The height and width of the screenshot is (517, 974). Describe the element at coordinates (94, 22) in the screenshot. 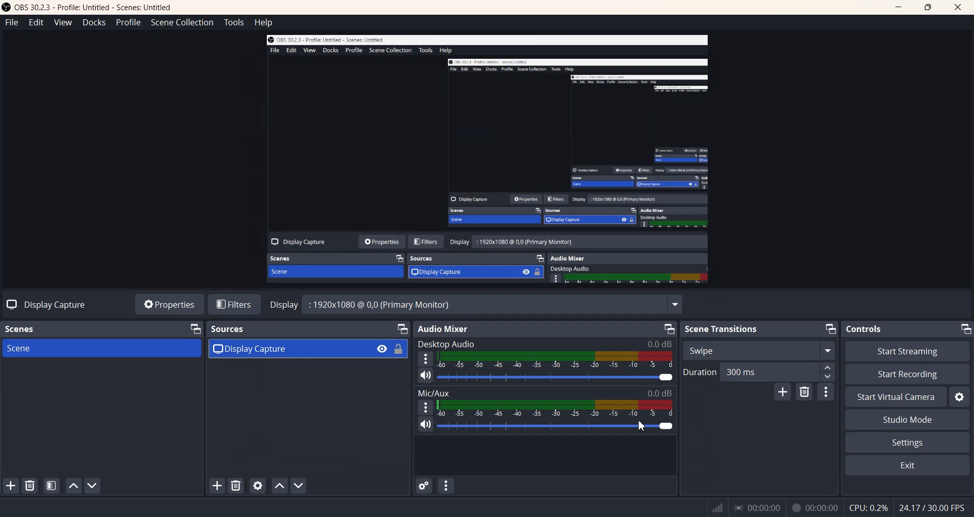

I see `Docks` at that location.